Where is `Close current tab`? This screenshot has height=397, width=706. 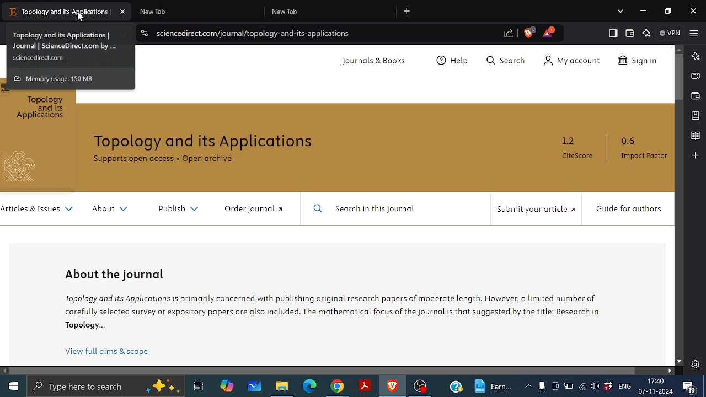 Close current tab is located at coordinates (122, 12).